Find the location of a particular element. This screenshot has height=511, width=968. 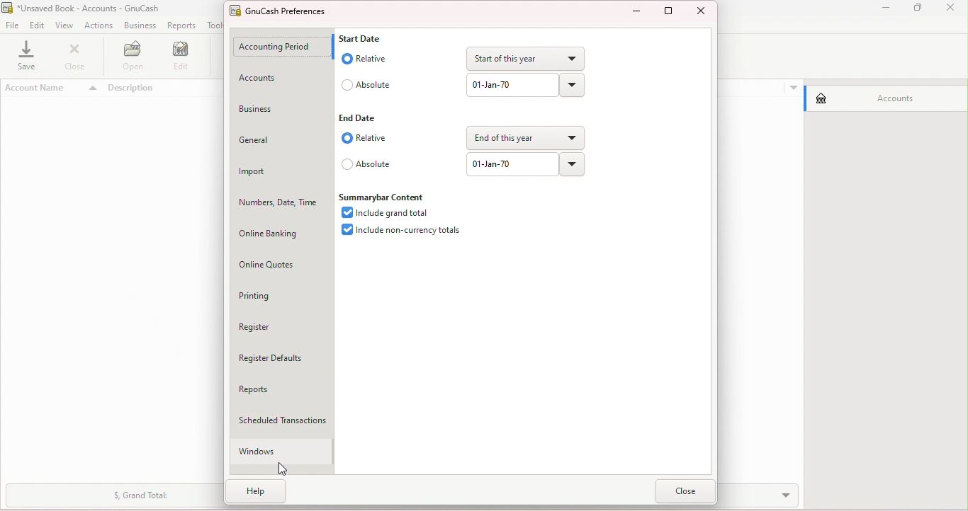

Include grand total is located at coordinates (386, 212).